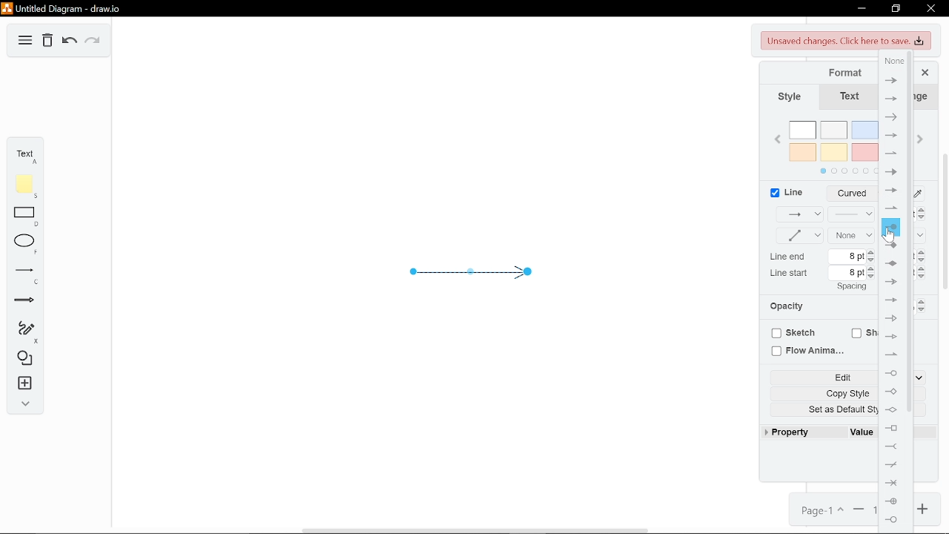 The width and height of the screenshot is (949, 534). Describe the element at coordinates (836, 150) in the screenshot. I see `Colors` at that location.